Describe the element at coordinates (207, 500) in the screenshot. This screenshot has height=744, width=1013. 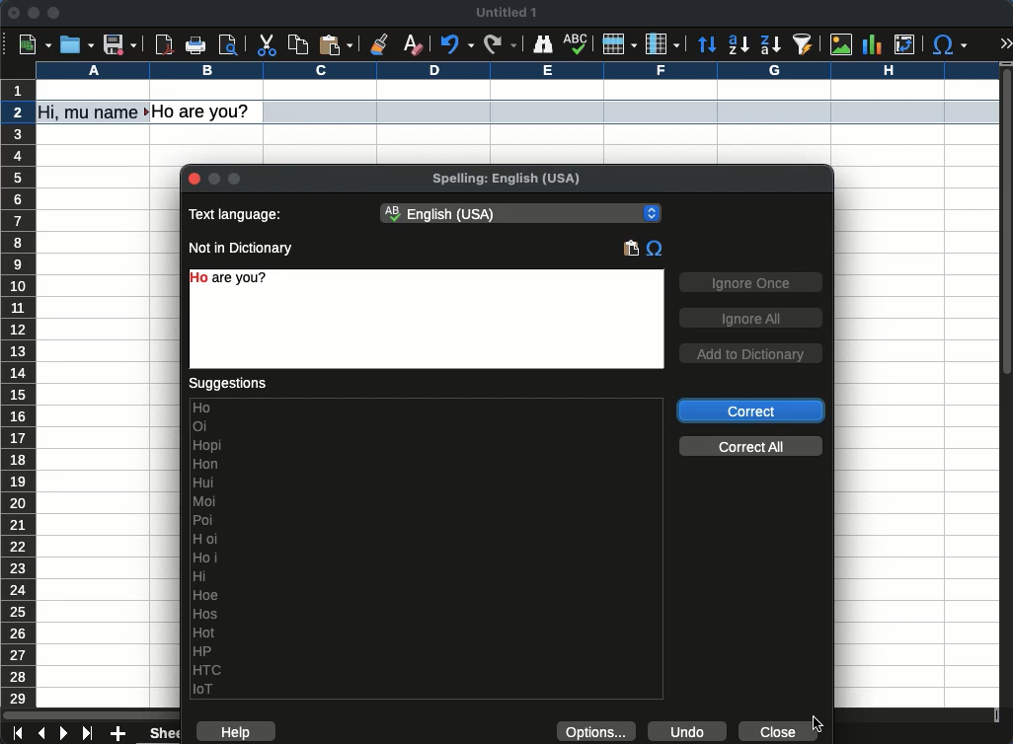
I see `Moi` at that location.